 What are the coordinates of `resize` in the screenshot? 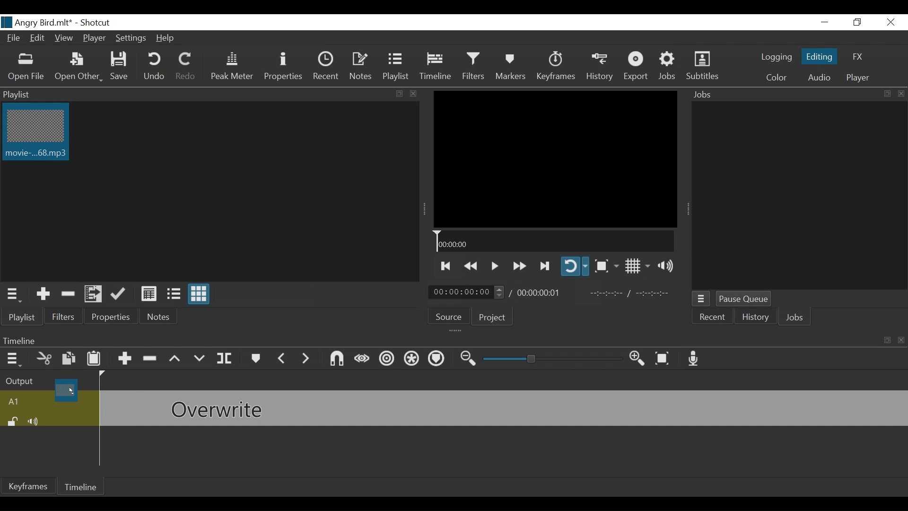 It's located at (398, 94).